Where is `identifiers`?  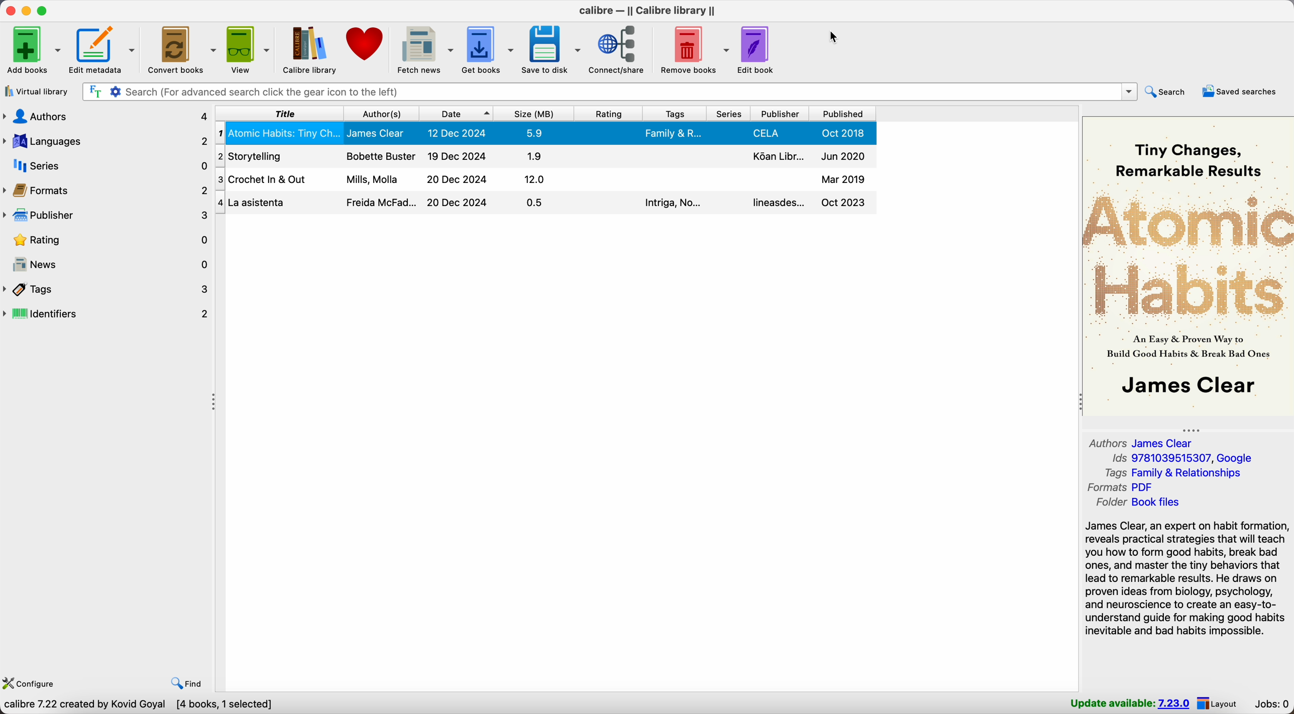
identifiers is located at coordinates (107, 315).